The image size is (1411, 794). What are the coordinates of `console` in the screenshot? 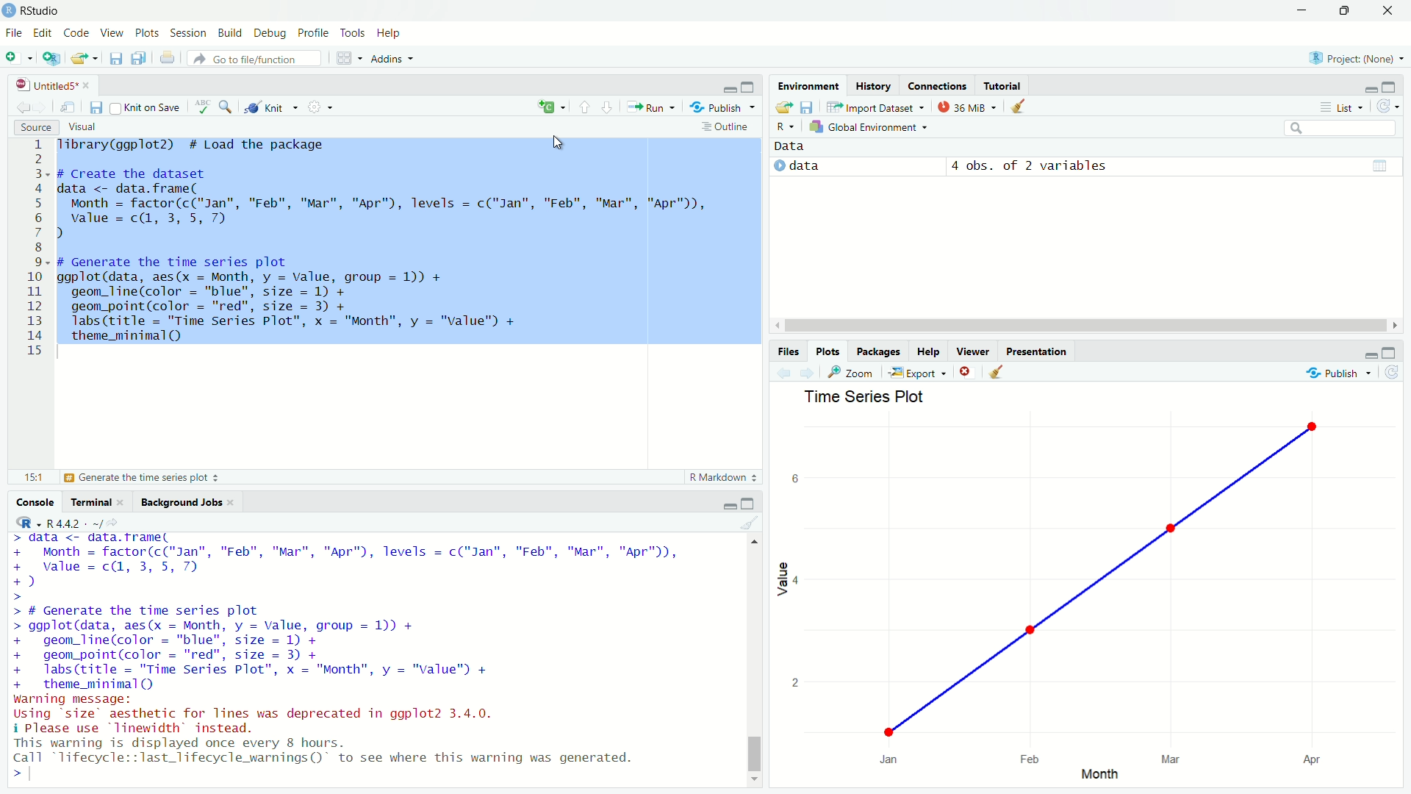 It's located at (31, 501).